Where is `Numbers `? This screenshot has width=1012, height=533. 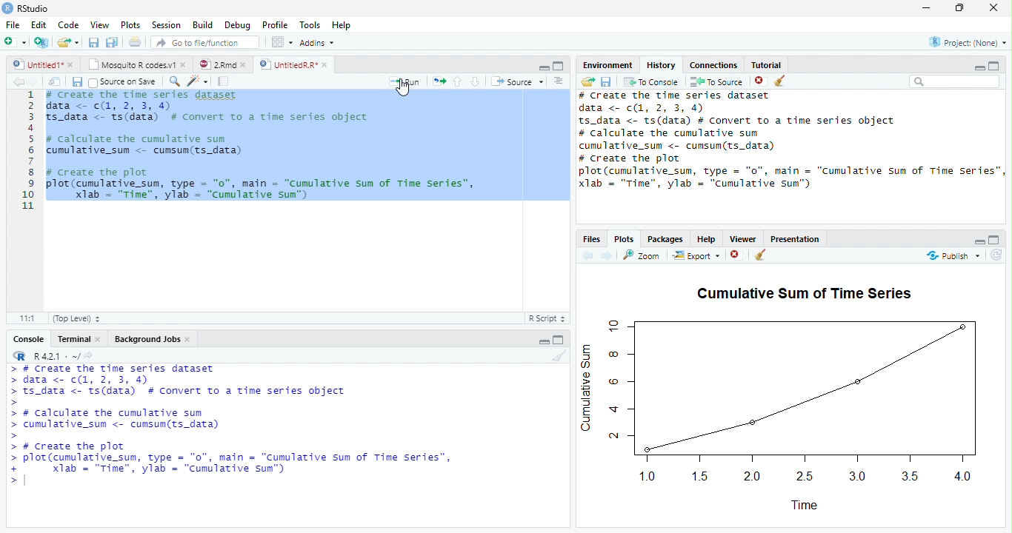 Numbers  is located at coordinates (30, 152).